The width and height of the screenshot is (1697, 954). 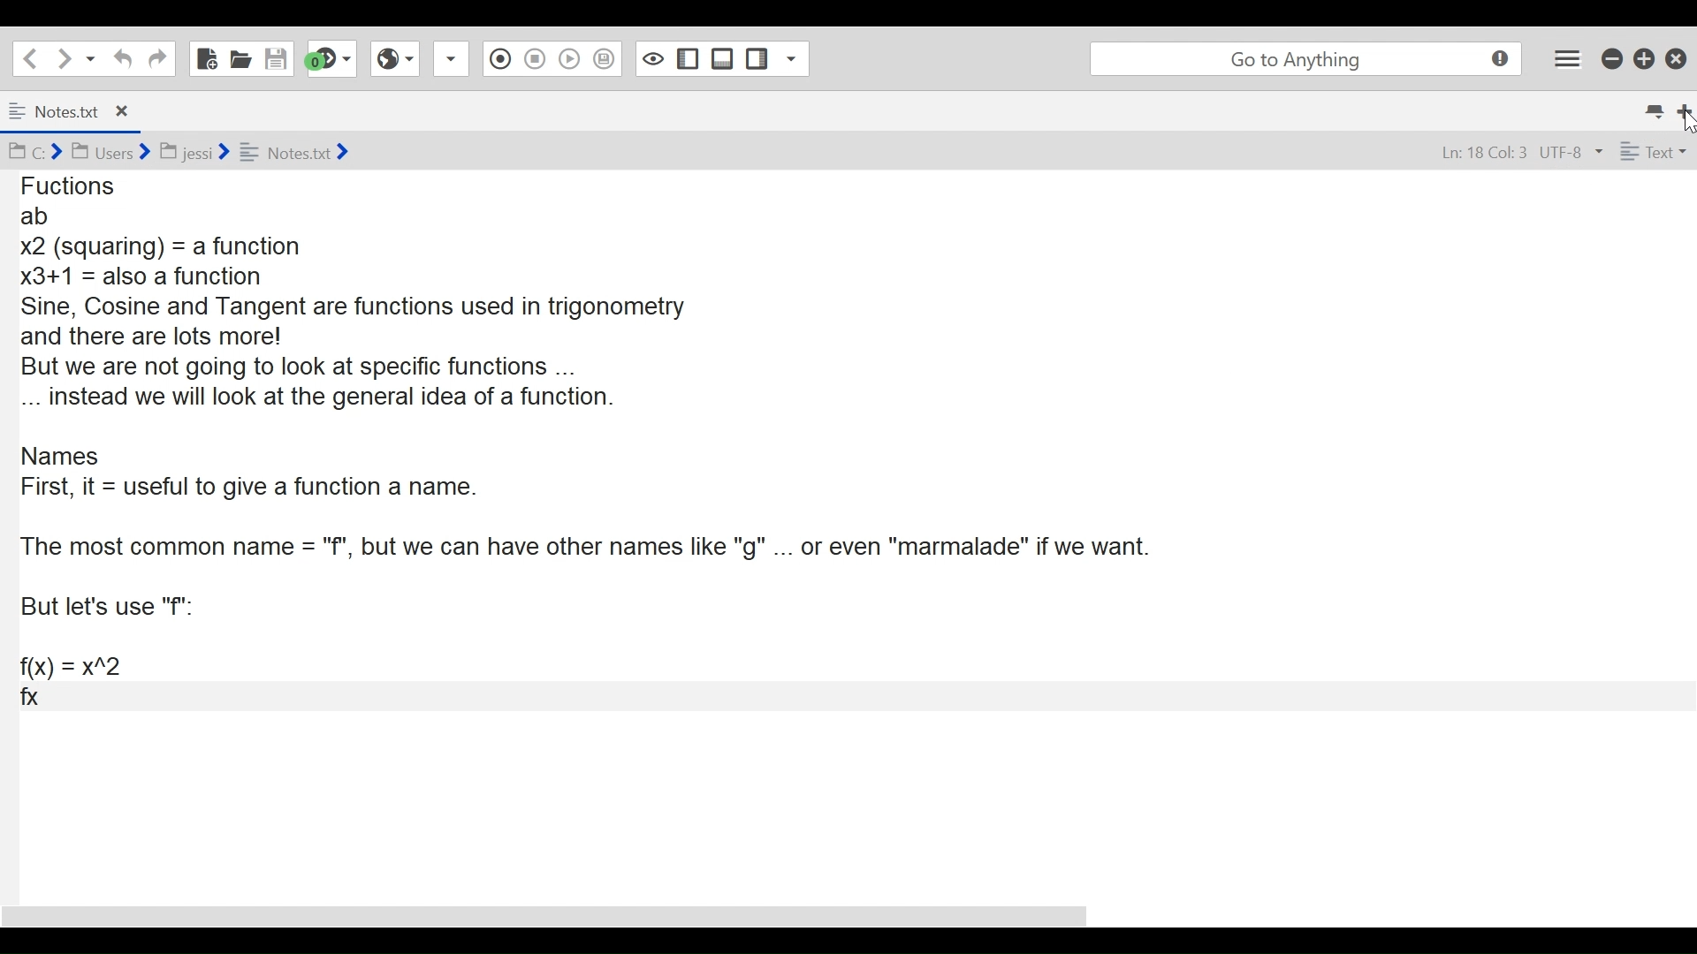 I want to click on Recent LOcations, so click(x=91, y=57).